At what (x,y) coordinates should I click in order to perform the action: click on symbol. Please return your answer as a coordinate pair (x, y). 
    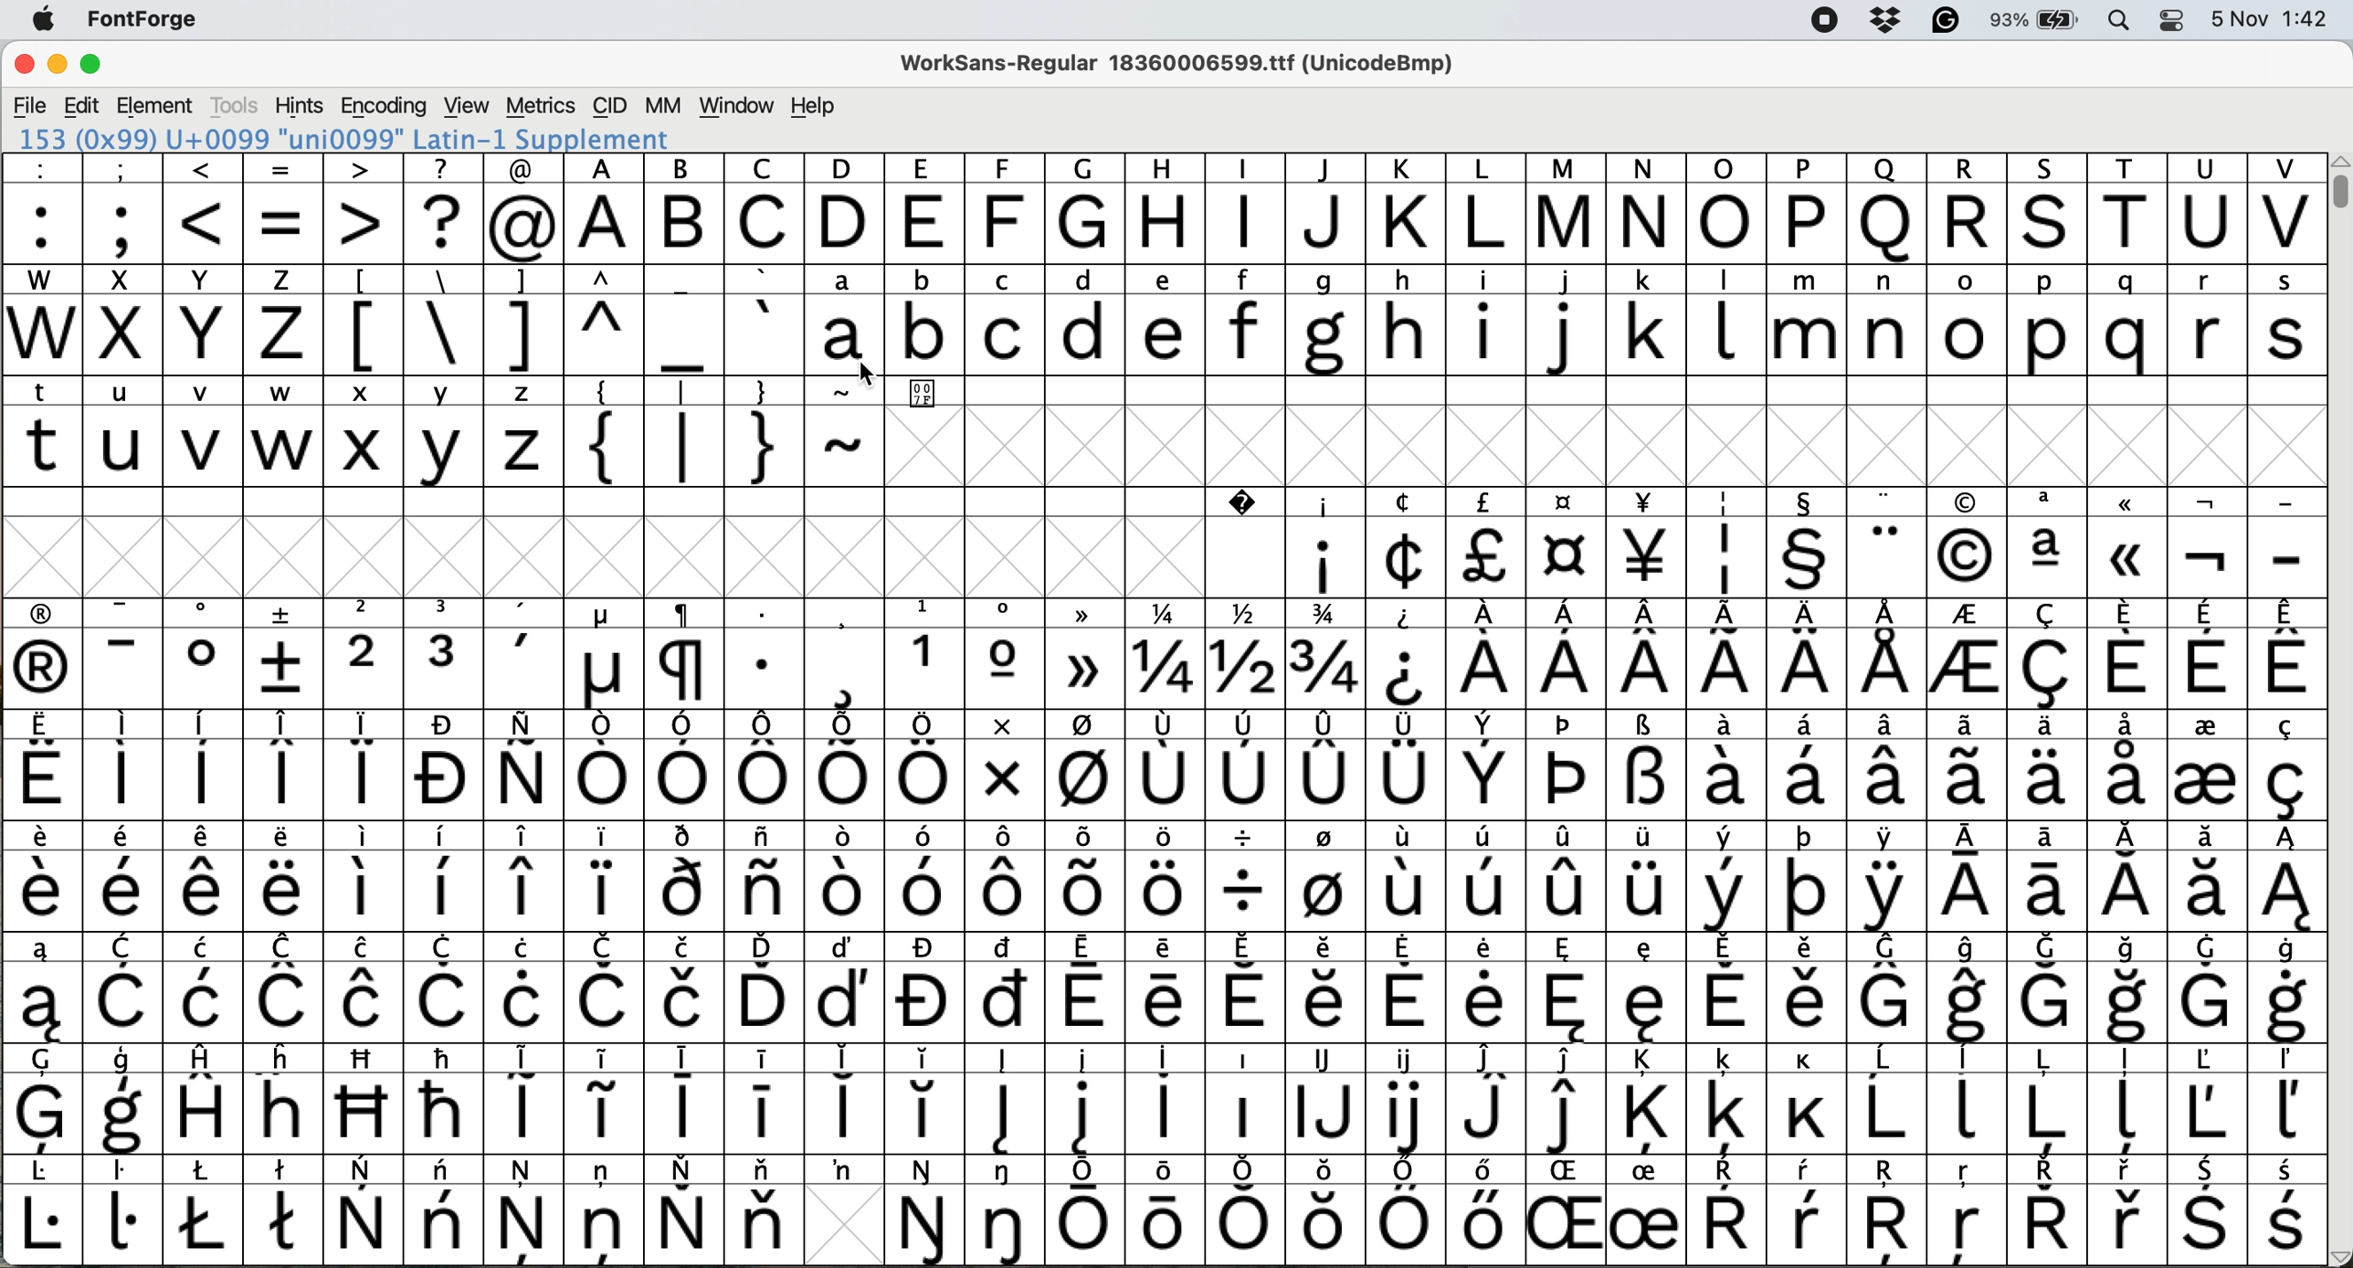
    Looking at the image, I should click on (1004, 877).